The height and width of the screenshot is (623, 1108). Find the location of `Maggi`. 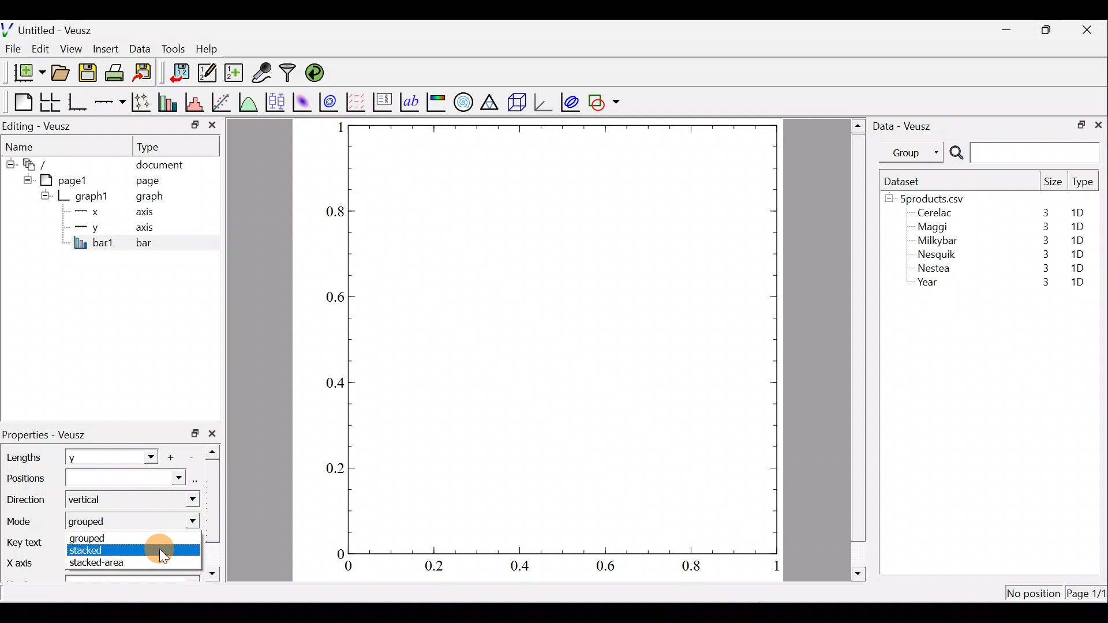

Maggi is located at coordinates (934, 228).